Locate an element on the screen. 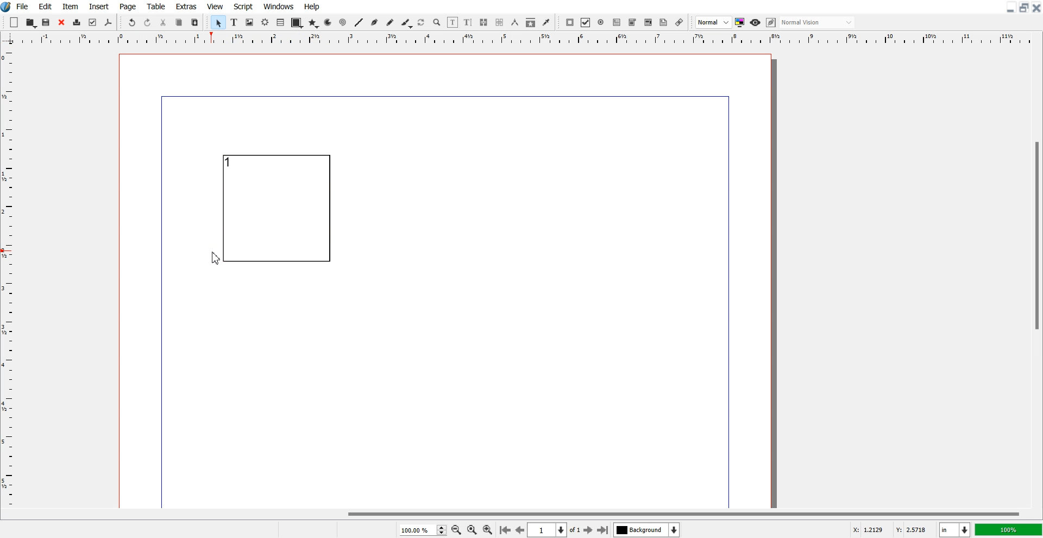 Image resolution: width=1043 pixels, height=538 pixels. PDF Text Box is located at coordinates (617, 22).